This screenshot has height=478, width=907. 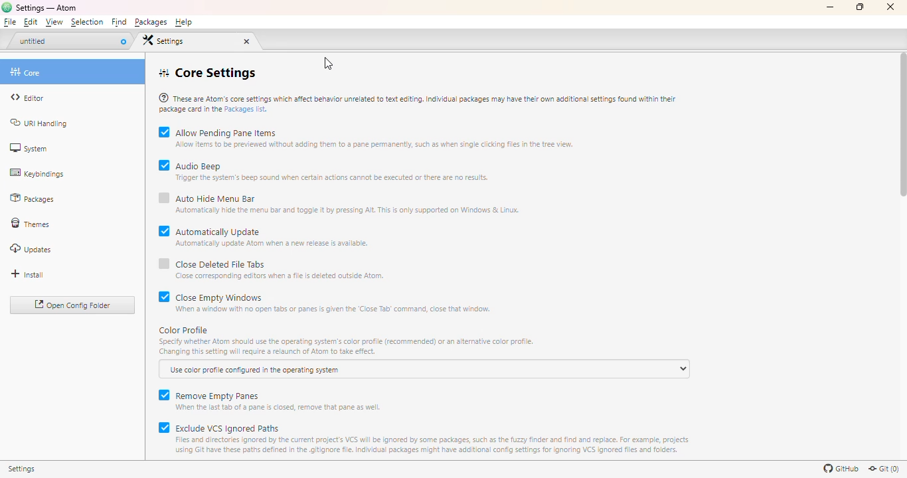 What do you see at coordinates (46, 7) in the screenshot?
I see `title` at bounding box center [46, 7].